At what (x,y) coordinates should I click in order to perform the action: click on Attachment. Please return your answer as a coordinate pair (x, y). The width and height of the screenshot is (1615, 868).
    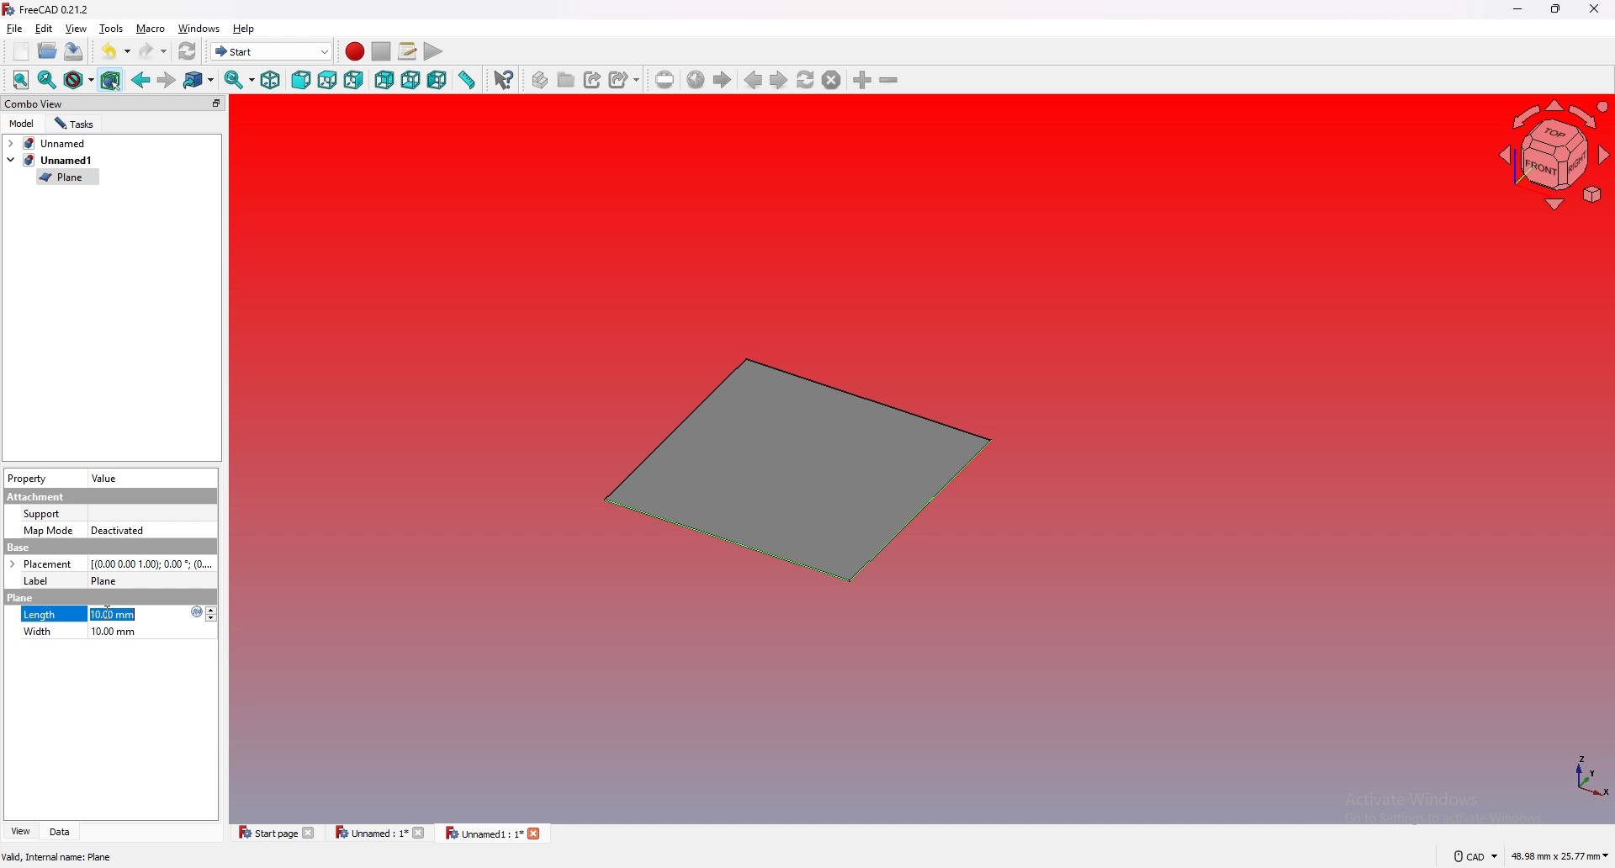
    Looking at the image, I should click on (39, 496).